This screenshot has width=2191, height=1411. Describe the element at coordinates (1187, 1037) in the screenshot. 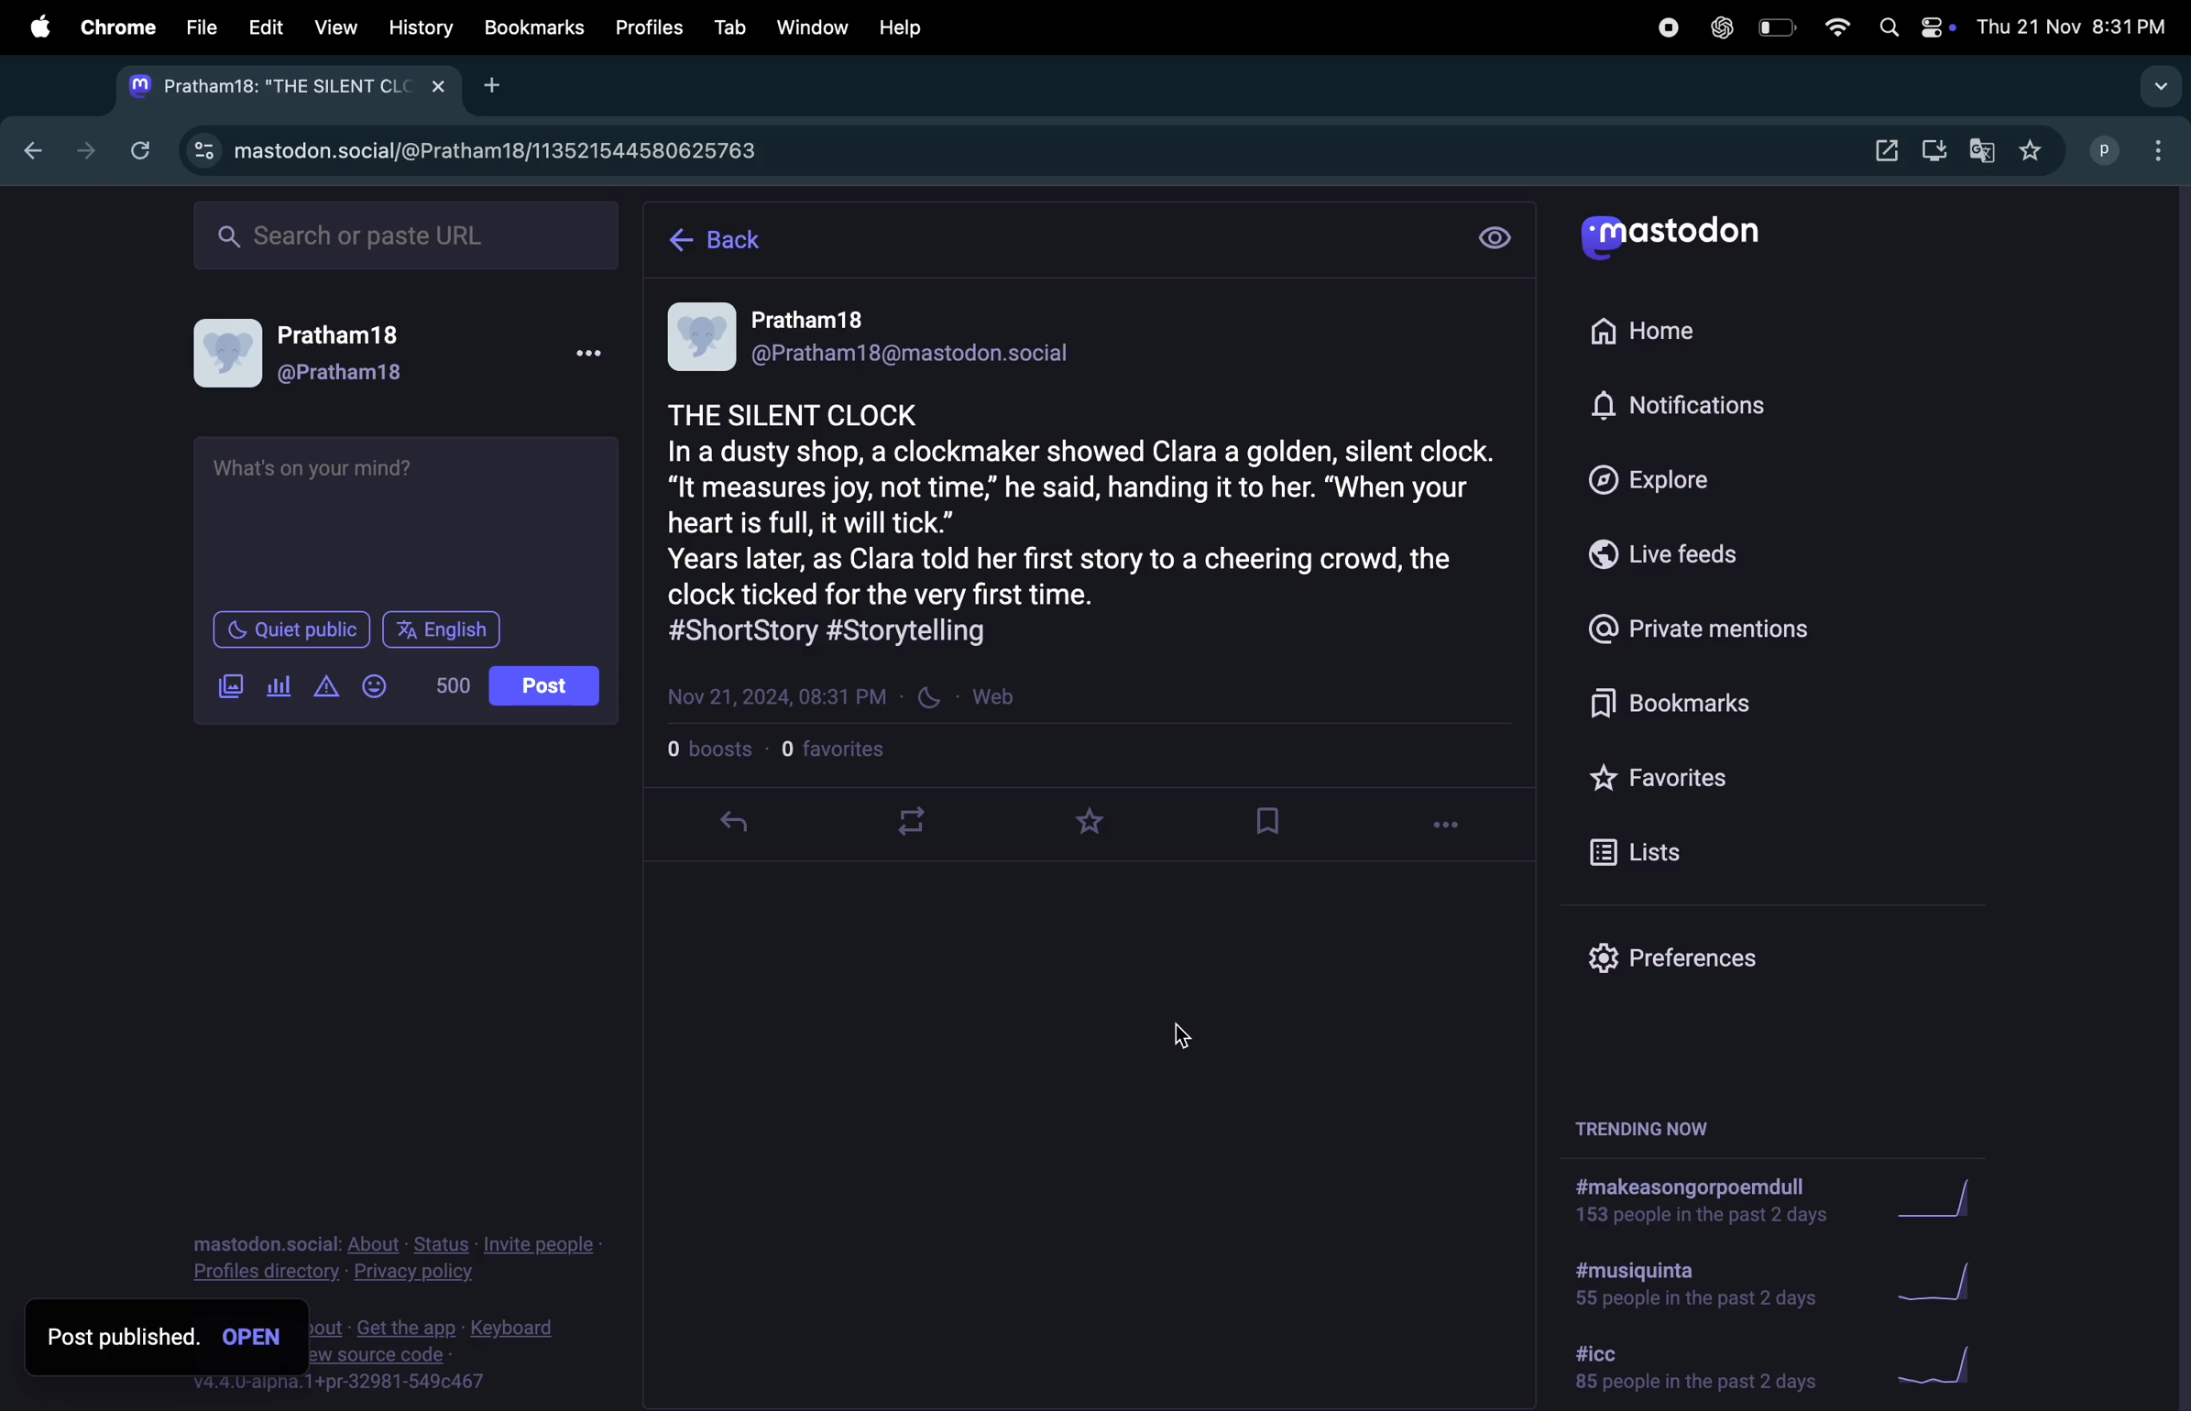

I see `cursor` at that location.